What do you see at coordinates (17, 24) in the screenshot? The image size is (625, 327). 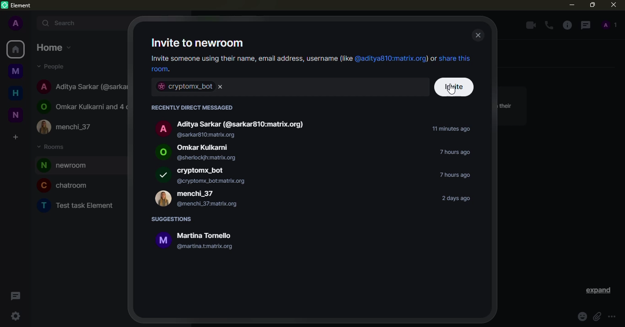 I see `profile` at bounding box center [17, 24].